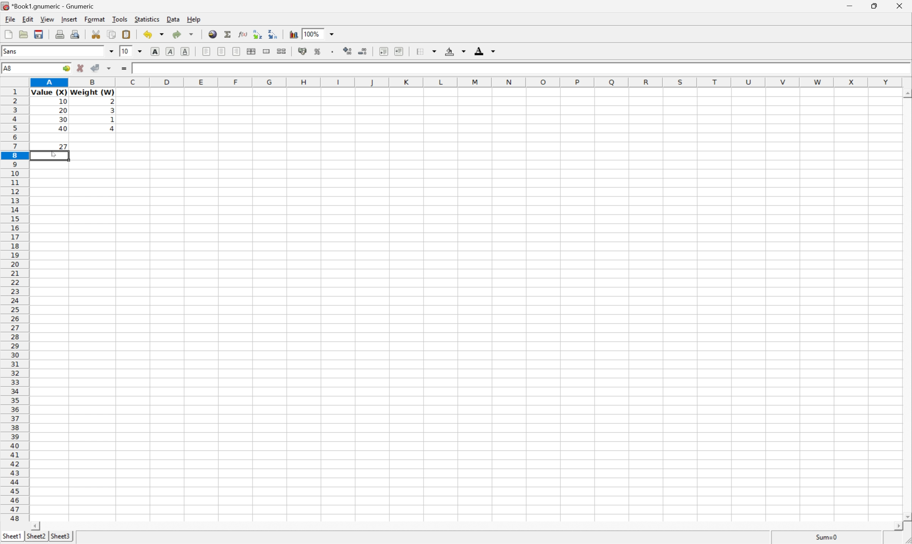  What do you see at coordinates (267, 52) in the screenshot?
I see `Merge a range of cells` at bounding box center [267, 52].